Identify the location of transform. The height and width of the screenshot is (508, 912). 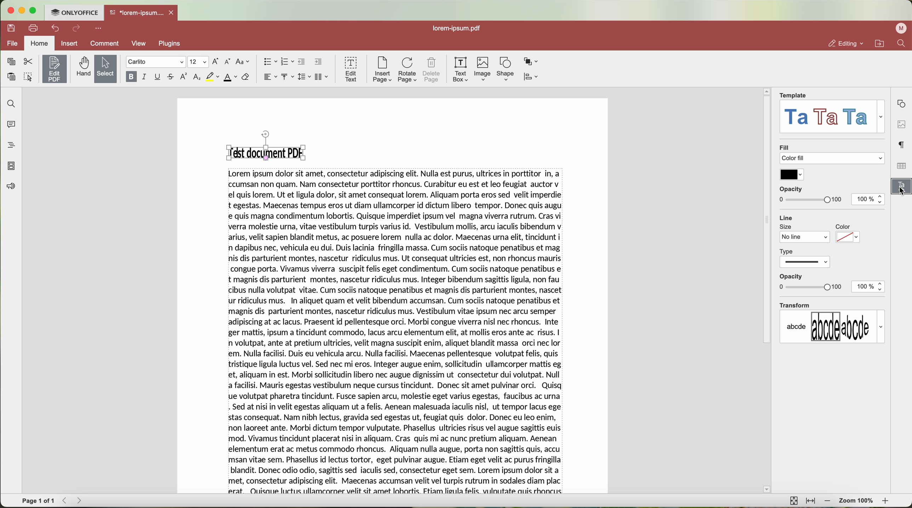
(794, 305).